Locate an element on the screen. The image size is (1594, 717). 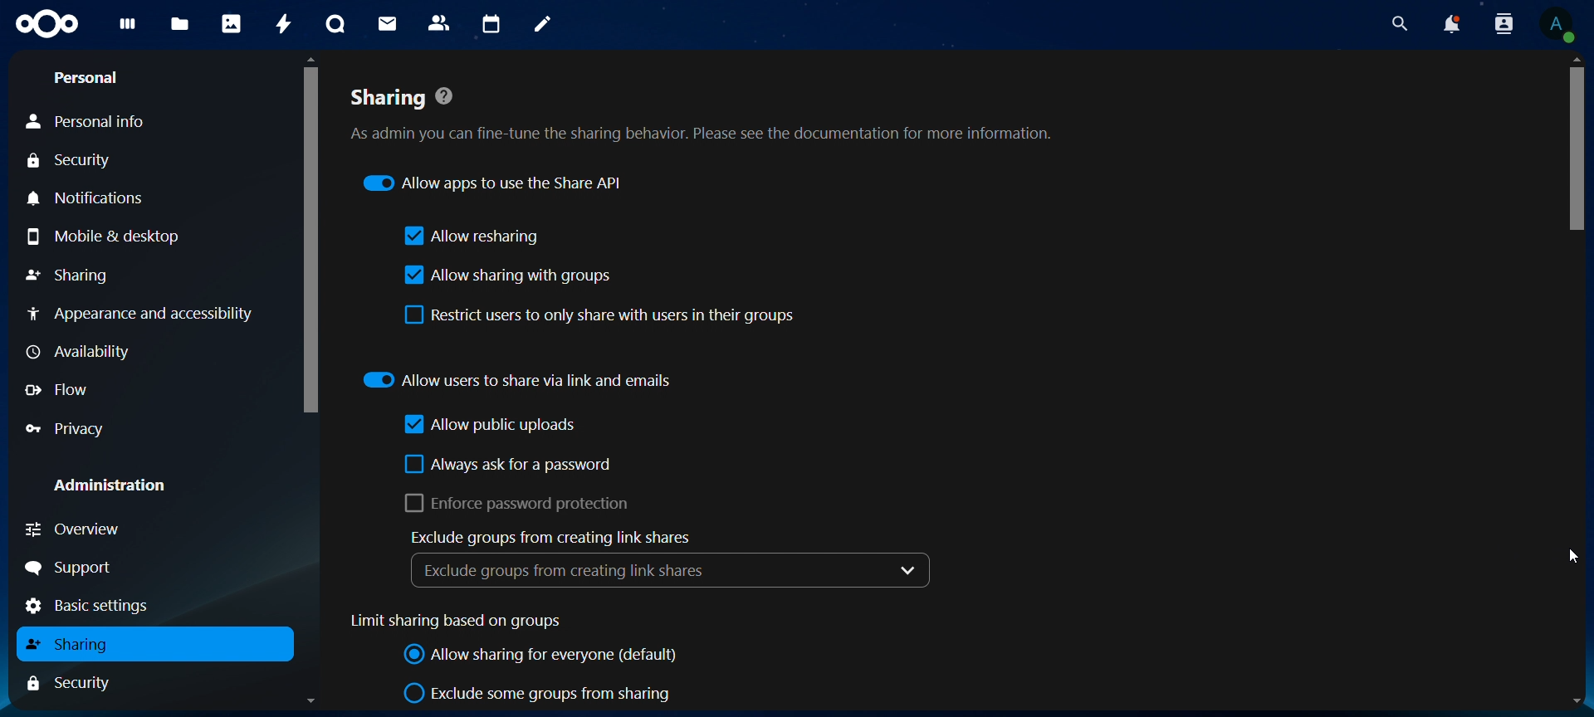
sharing is located at coordinates (76, 646).